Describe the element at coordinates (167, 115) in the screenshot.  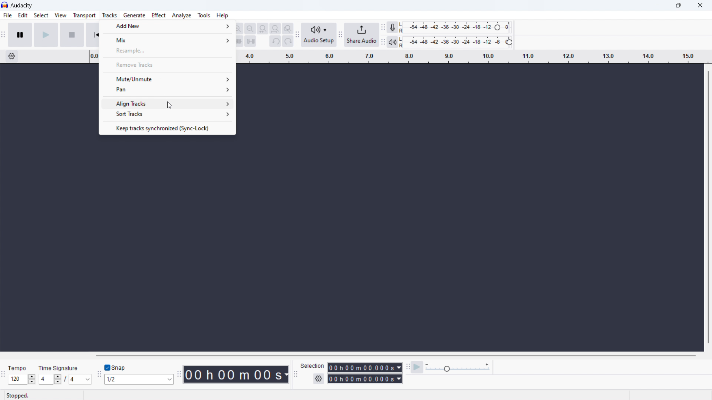
I see `sort tracks` at that location.